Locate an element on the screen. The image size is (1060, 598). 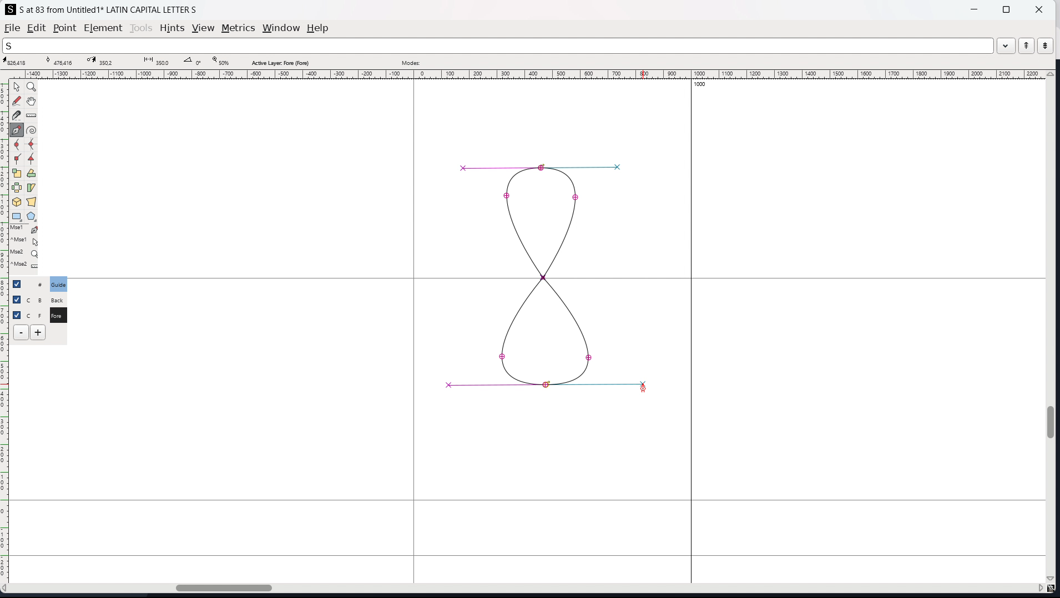
toggle spiro is located at coordinates (32, 130).